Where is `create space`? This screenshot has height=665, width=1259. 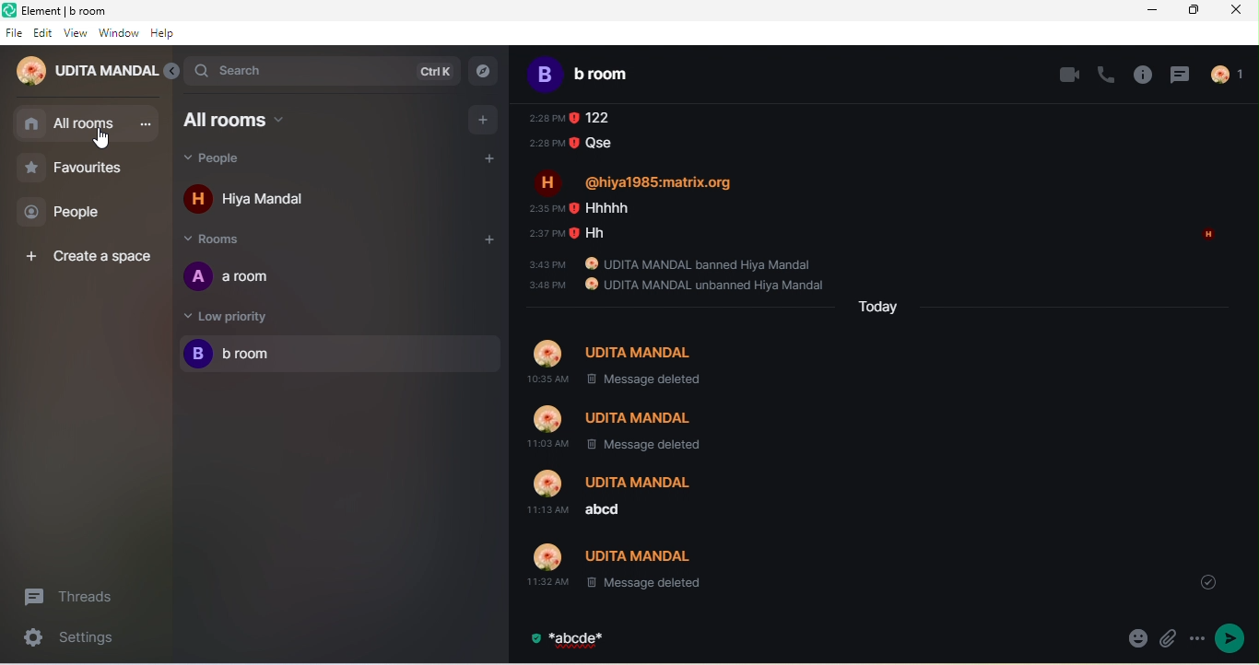 create space is located at coordinates (87, 254).